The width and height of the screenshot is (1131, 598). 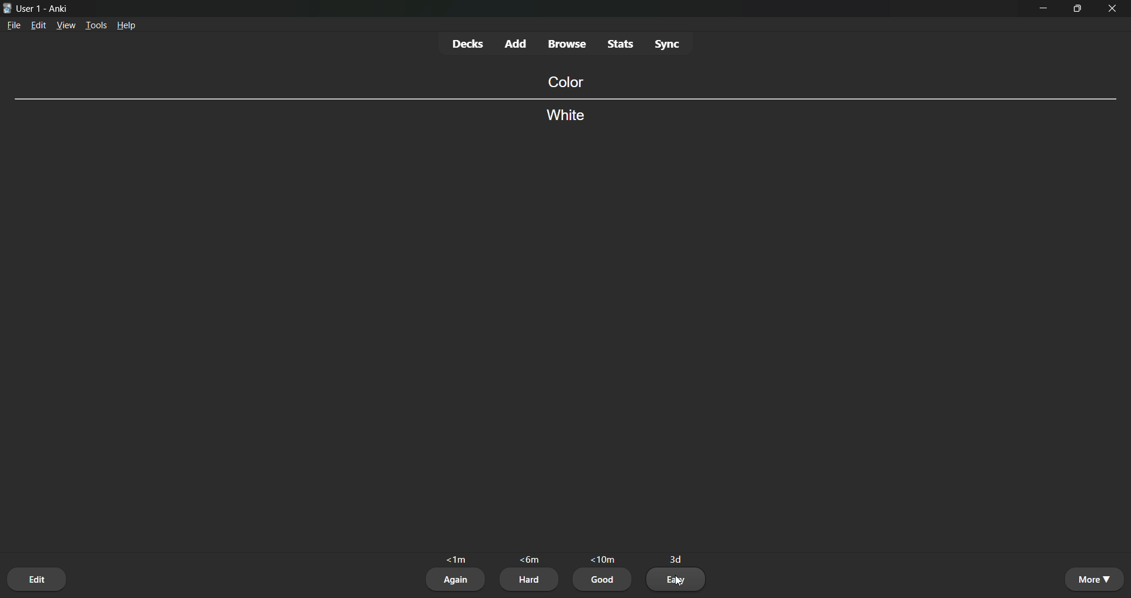 I want to click on good, so click(x=604, y=582).